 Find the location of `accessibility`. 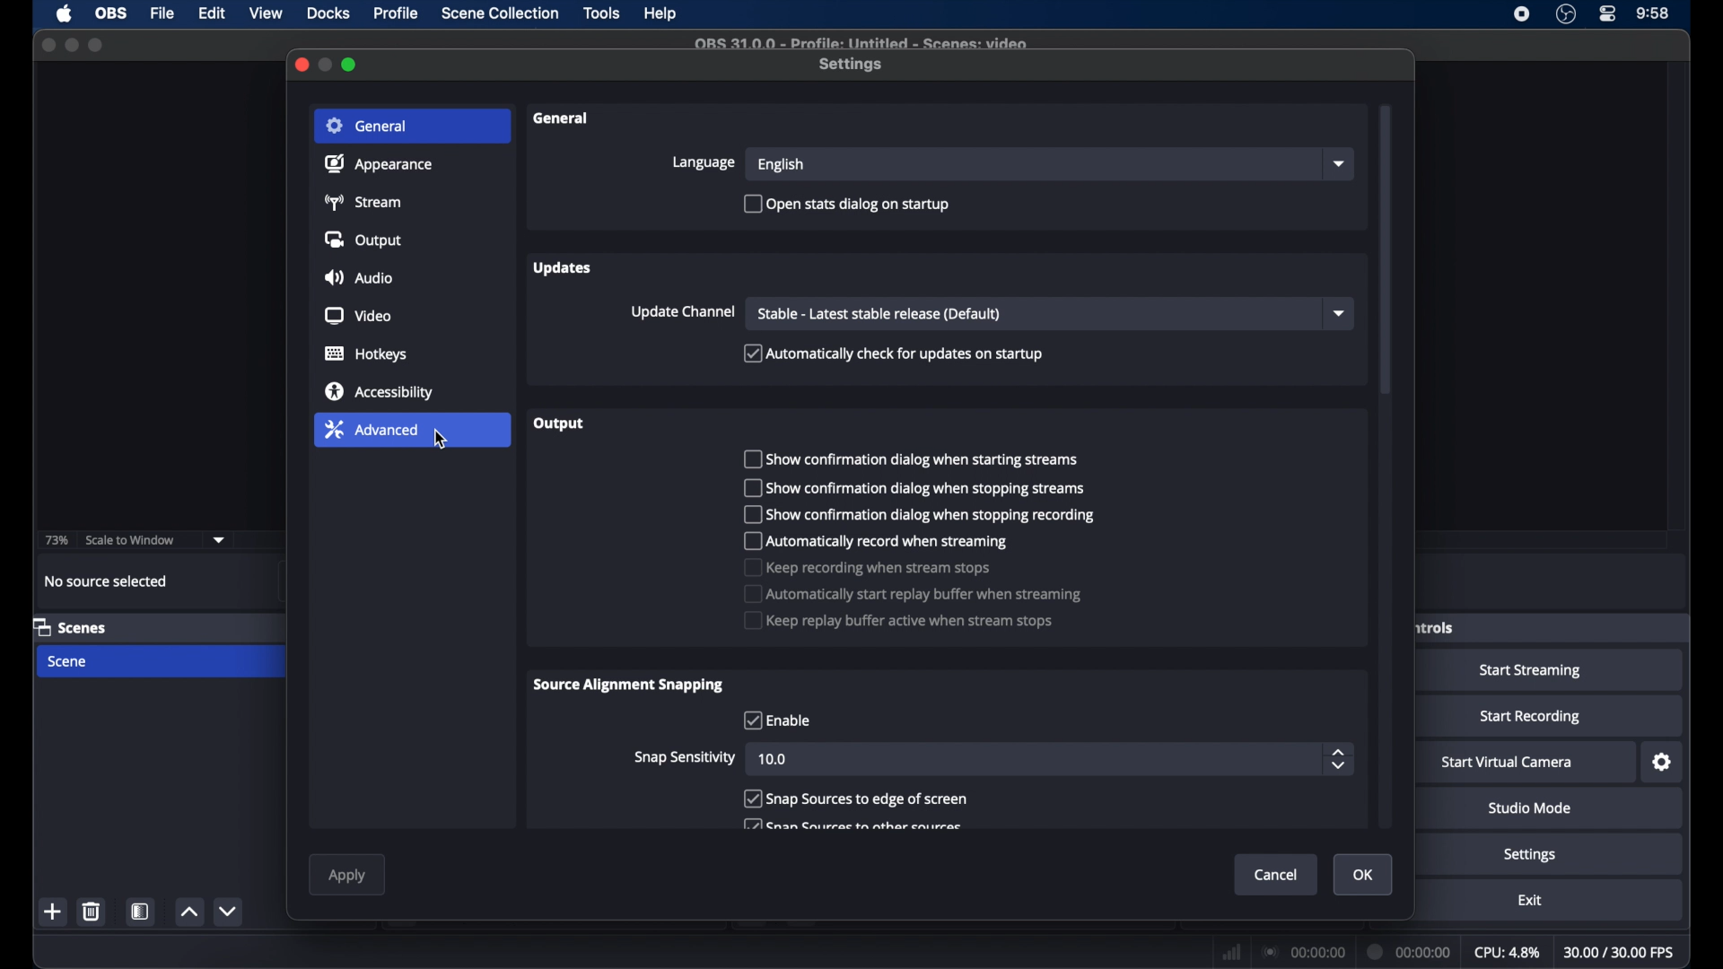

accessibility is located at coordinates (378, 392).